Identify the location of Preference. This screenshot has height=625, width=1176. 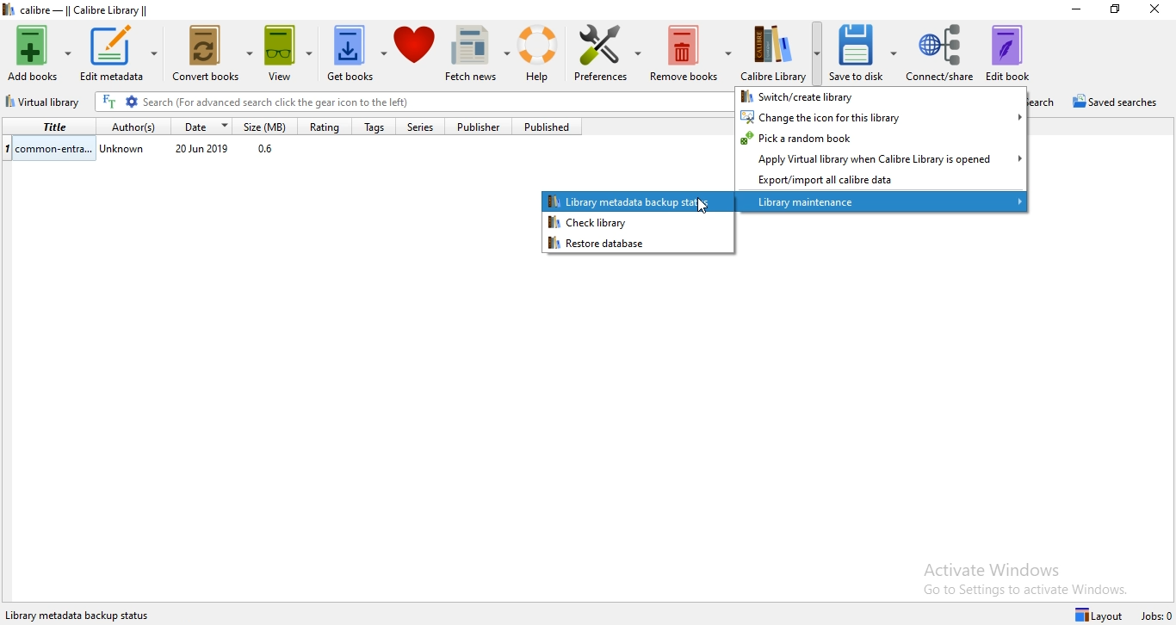
(610, 56).